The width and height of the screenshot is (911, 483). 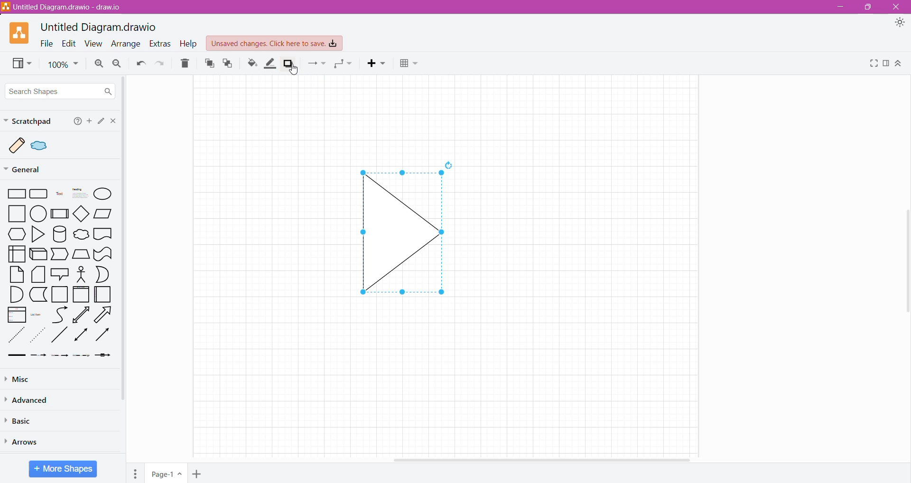 What do you see at coordinates (872, 63) in the screenshot?
I see `Full Screen` at bounding box center [872, 63].